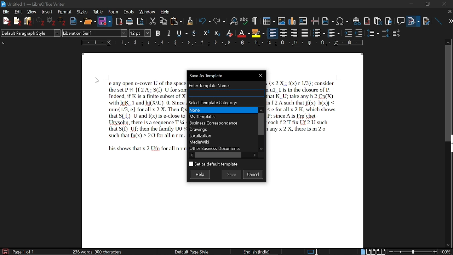  Describe the element at coordinates (119, 20) in the screenshot. I see `Import as pdf` at that location.